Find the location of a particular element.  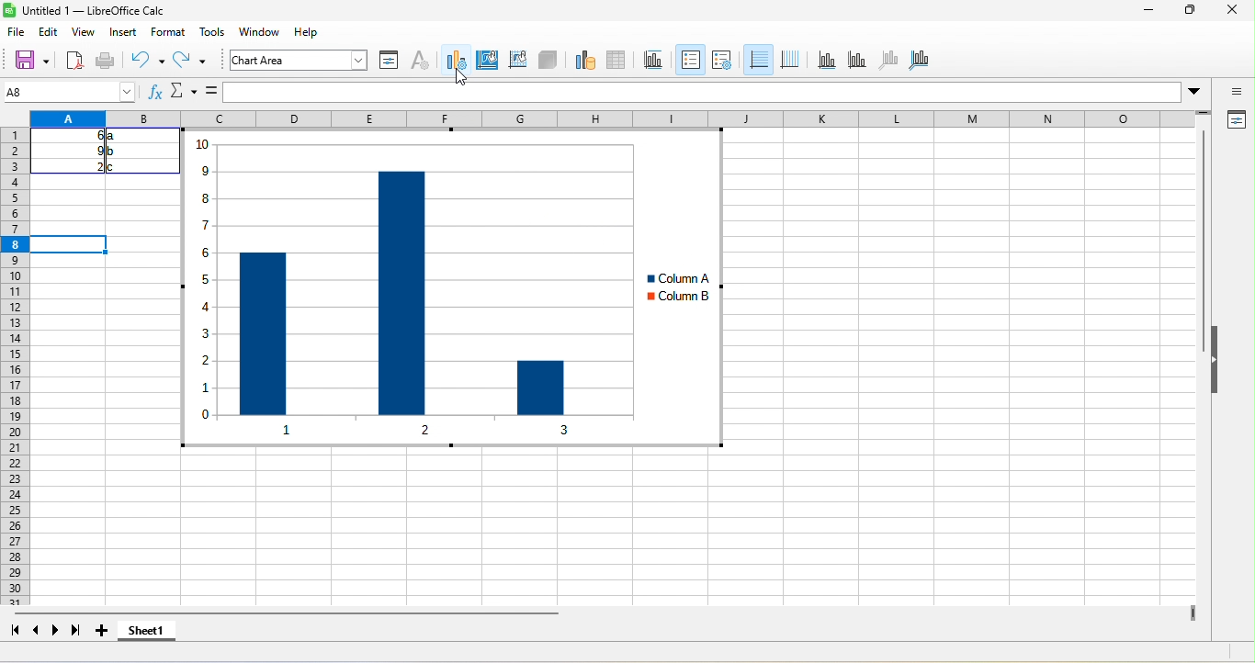

data table is located at coordinates (617, 62).